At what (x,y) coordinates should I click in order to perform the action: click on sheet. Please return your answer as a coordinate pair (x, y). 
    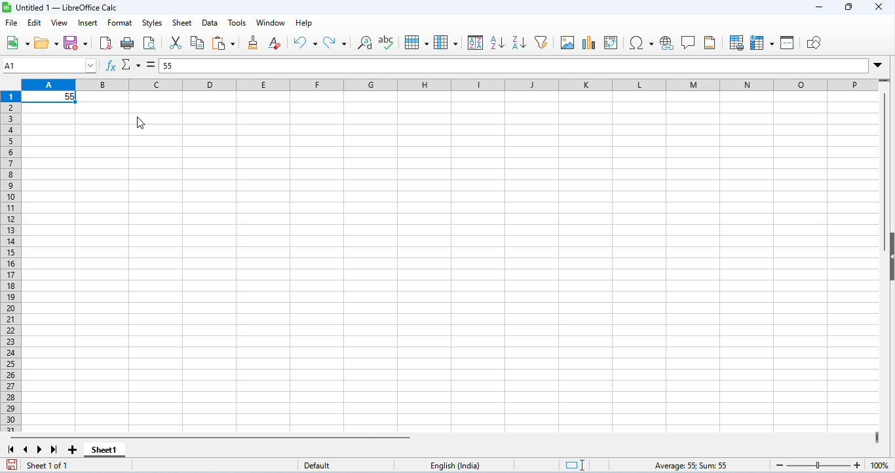
    Looking at the image, I should click on (183, 22).